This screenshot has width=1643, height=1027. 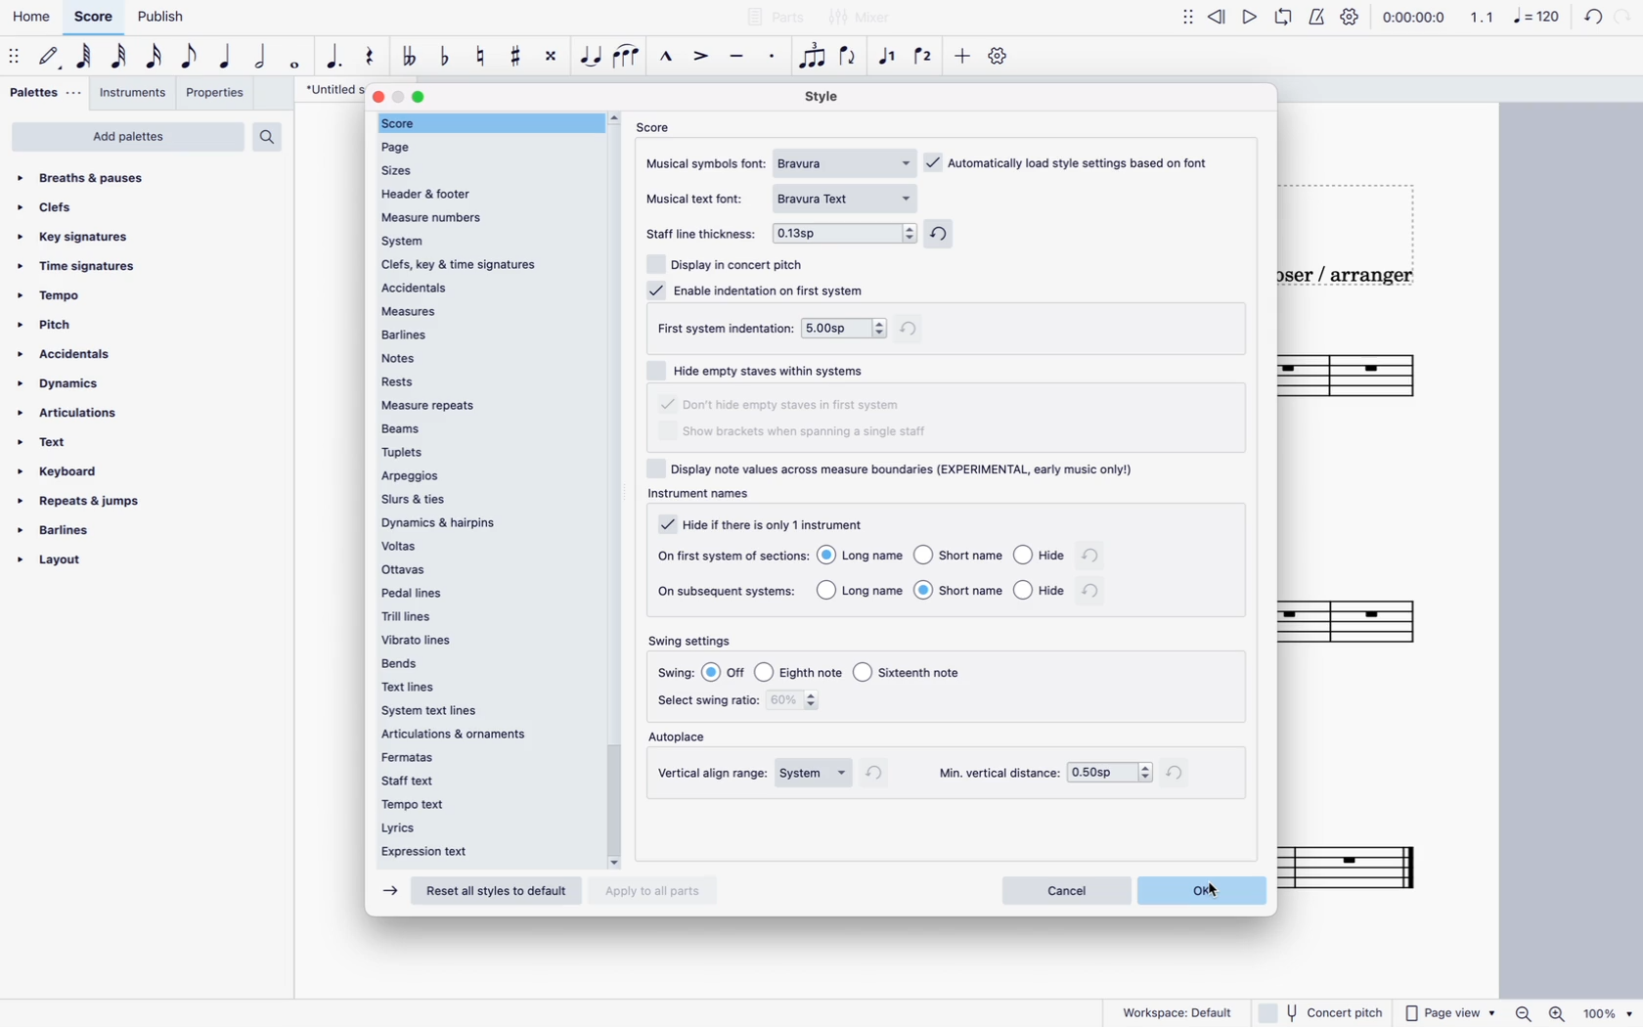 I want to click on Cursor, so click(x=1214, y=890).